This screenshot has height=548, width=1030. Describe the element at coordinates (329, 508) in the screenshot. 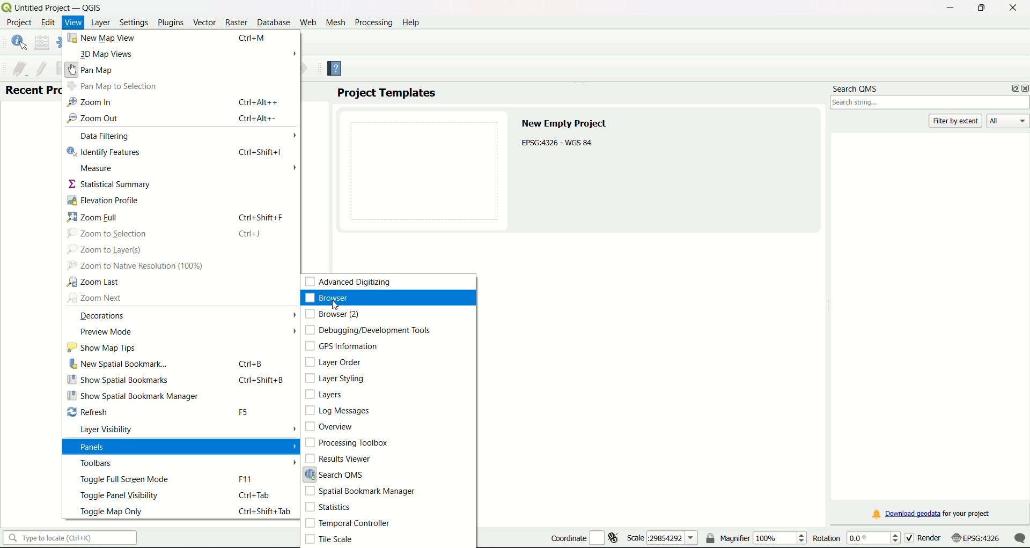

I see `statistics` at that location.